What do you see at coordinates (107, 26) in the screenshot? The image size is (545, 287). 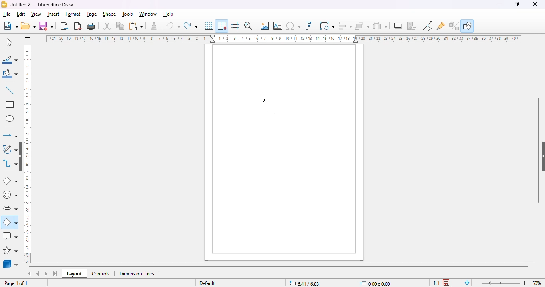 I see `cut` at bounding box center [107, 26].